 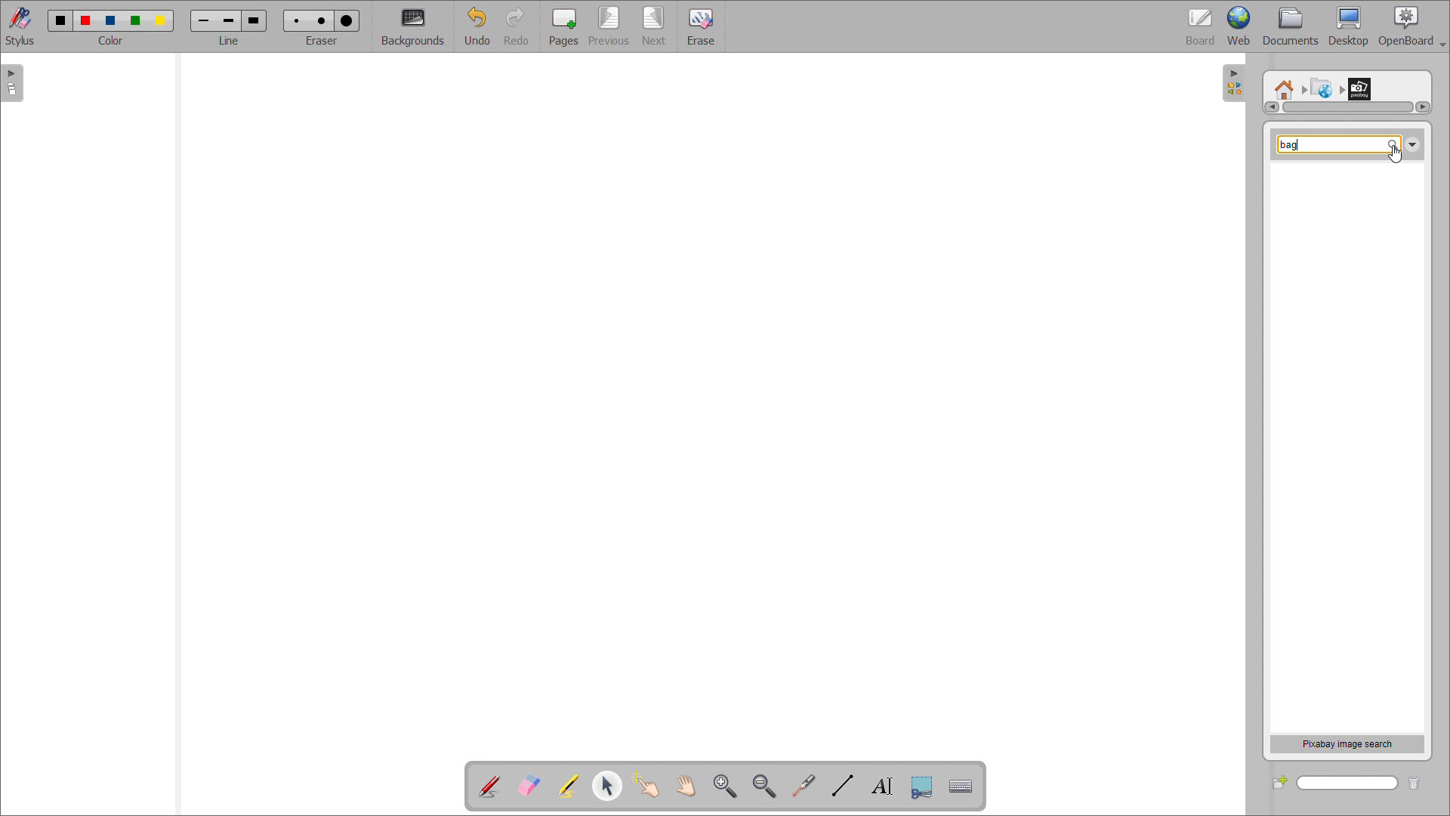 What do you see at coordinates (1421, 781) in the screenshot?
I see `delete` at bounding box center [1421, 781].